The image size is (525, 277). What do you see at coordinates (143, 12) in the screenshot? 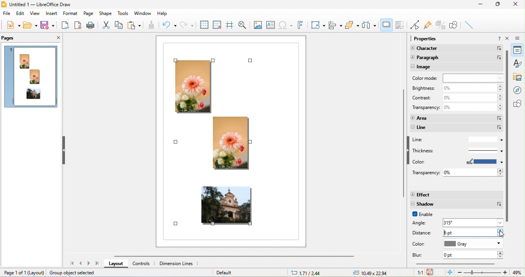
I see `window` at bounding box center [143, 12].